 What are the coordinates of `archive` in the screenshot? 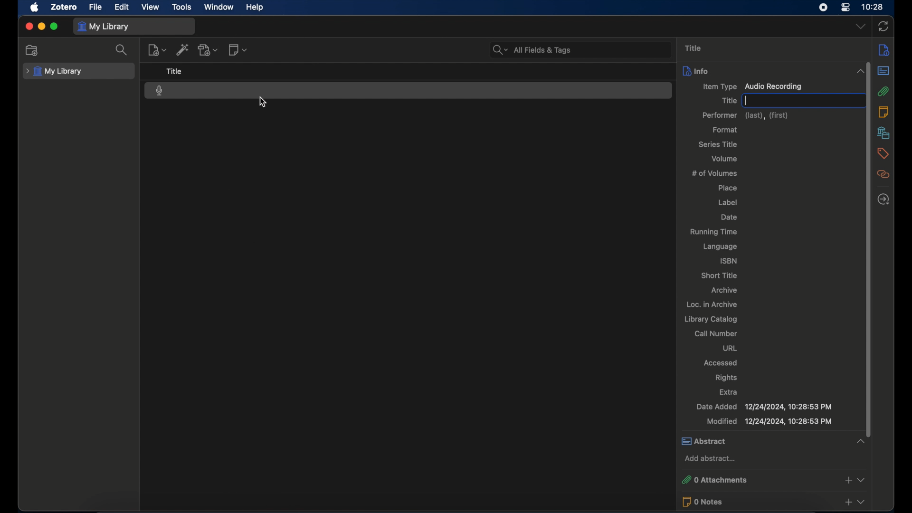 It's located at (726, 291).